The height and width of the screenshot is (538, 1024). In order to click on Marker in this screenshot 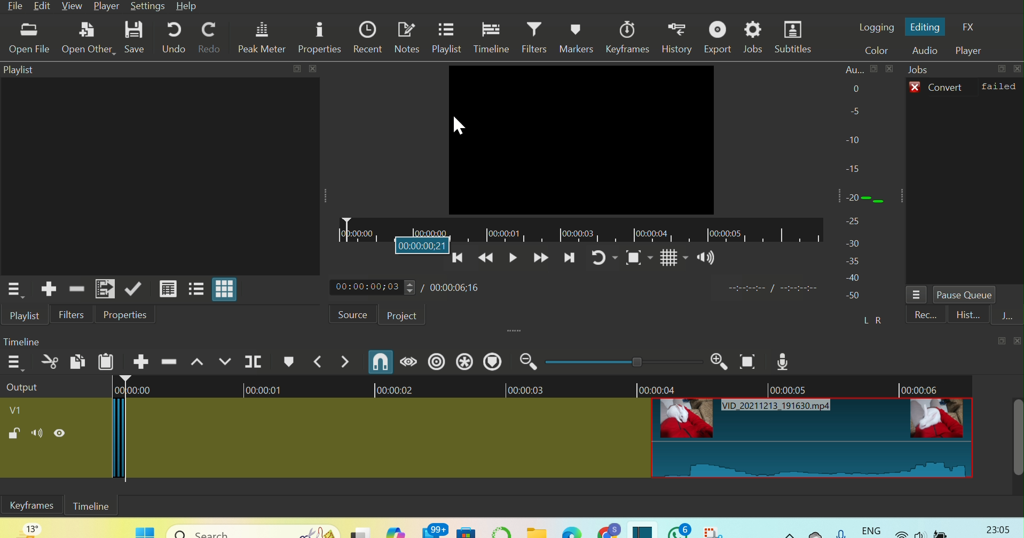, I will do `click(493, 361)`.